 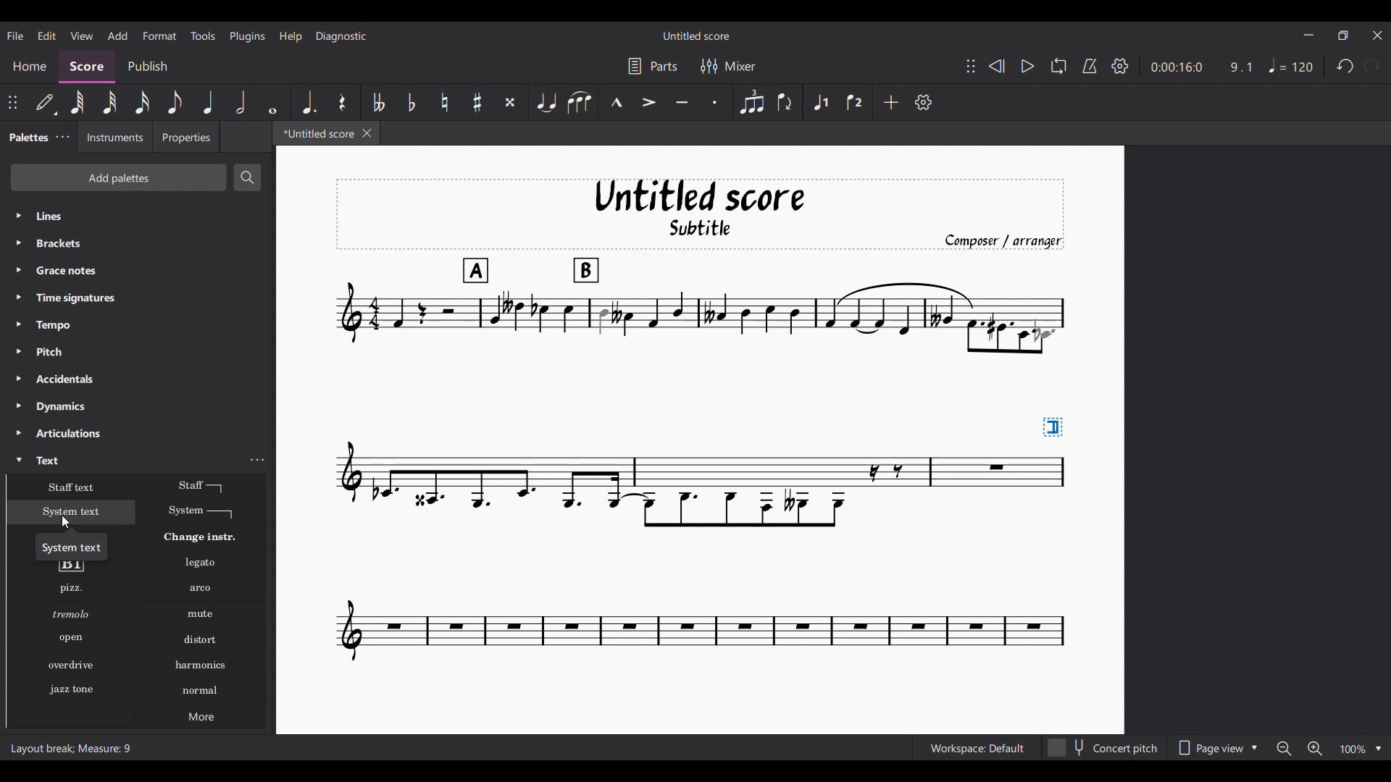 I want to click on Voice 1, so click(x=819, y=102).